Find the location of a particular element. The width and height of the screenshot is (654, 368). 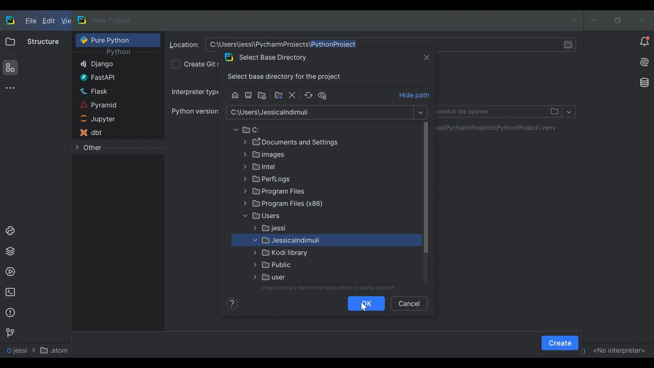

Django is located at coordinates (109, 65).